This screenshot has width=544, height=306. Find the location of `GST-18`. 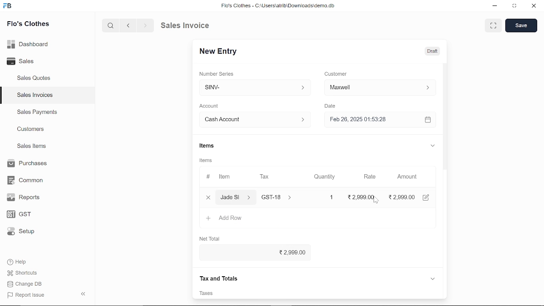

GST-18 is located at coordinates (281, 197).